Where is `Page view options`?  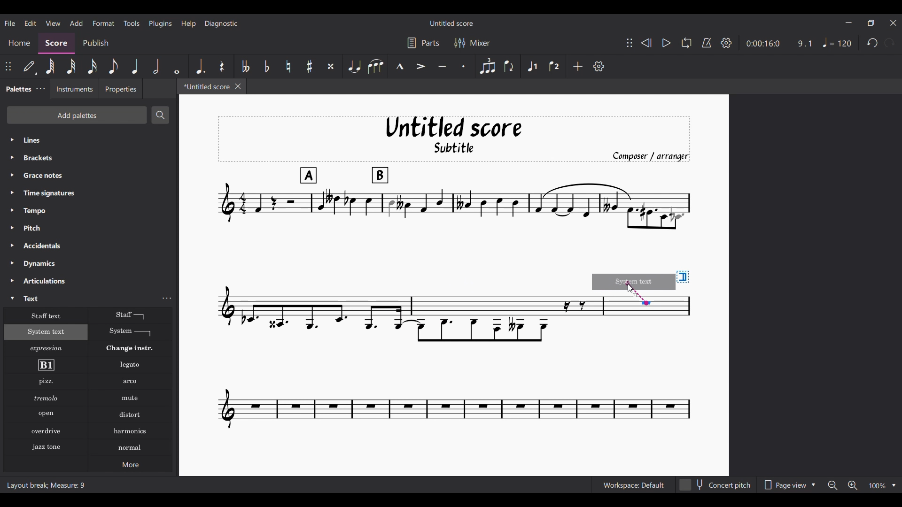
Page view options is located at coordinates (788, 484).